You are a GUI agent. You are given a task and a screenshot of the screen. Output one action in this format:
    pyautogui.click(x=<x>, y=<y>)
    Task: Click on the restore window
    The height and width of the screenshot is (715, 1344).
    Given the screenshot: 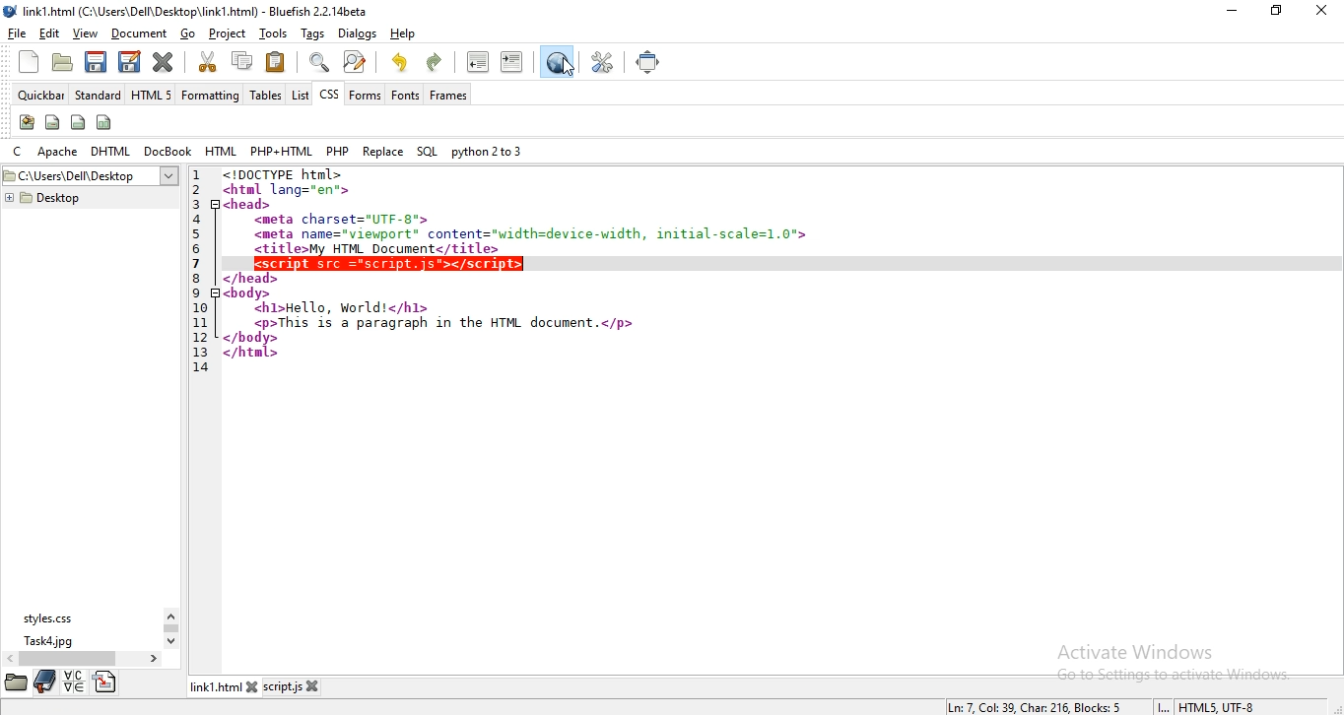 What is the action you would take?
    pyautogui.click(x=1273, y=10)
    